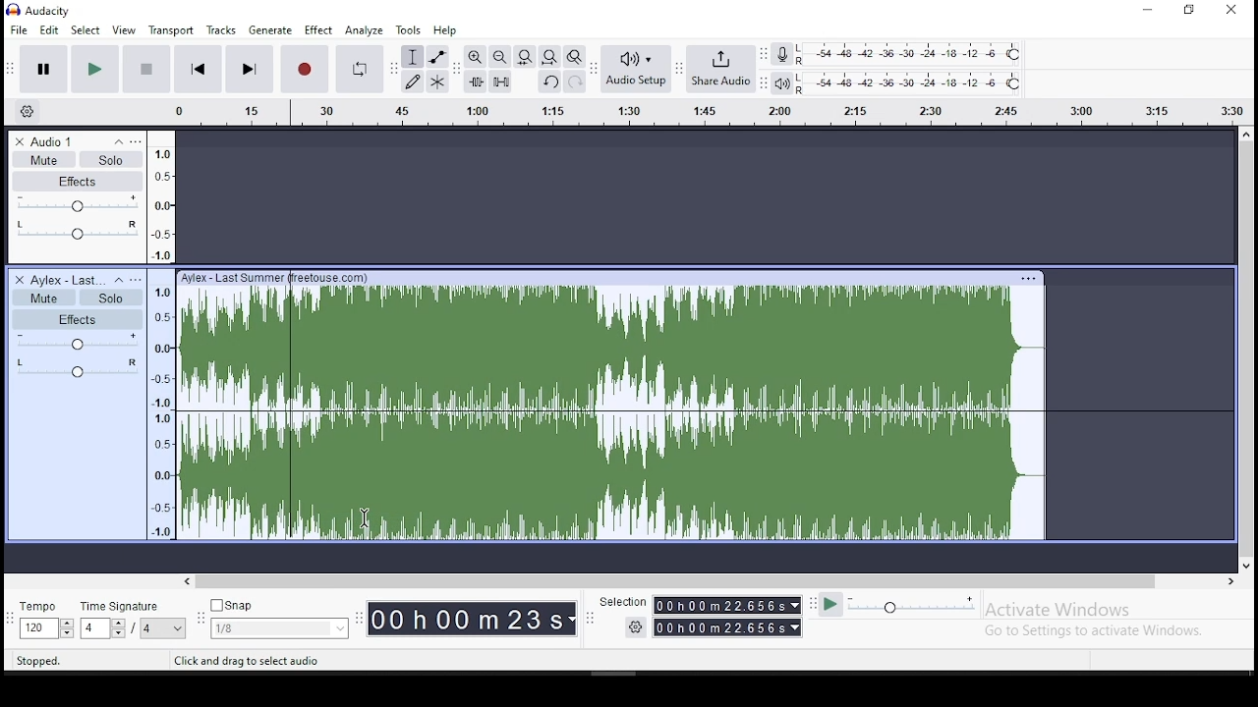 This screenshot has height=707, width=1258. What do you see at coordinates (272, 28) in the screenshot?
I see `generate` at bounding box center [272, 28].